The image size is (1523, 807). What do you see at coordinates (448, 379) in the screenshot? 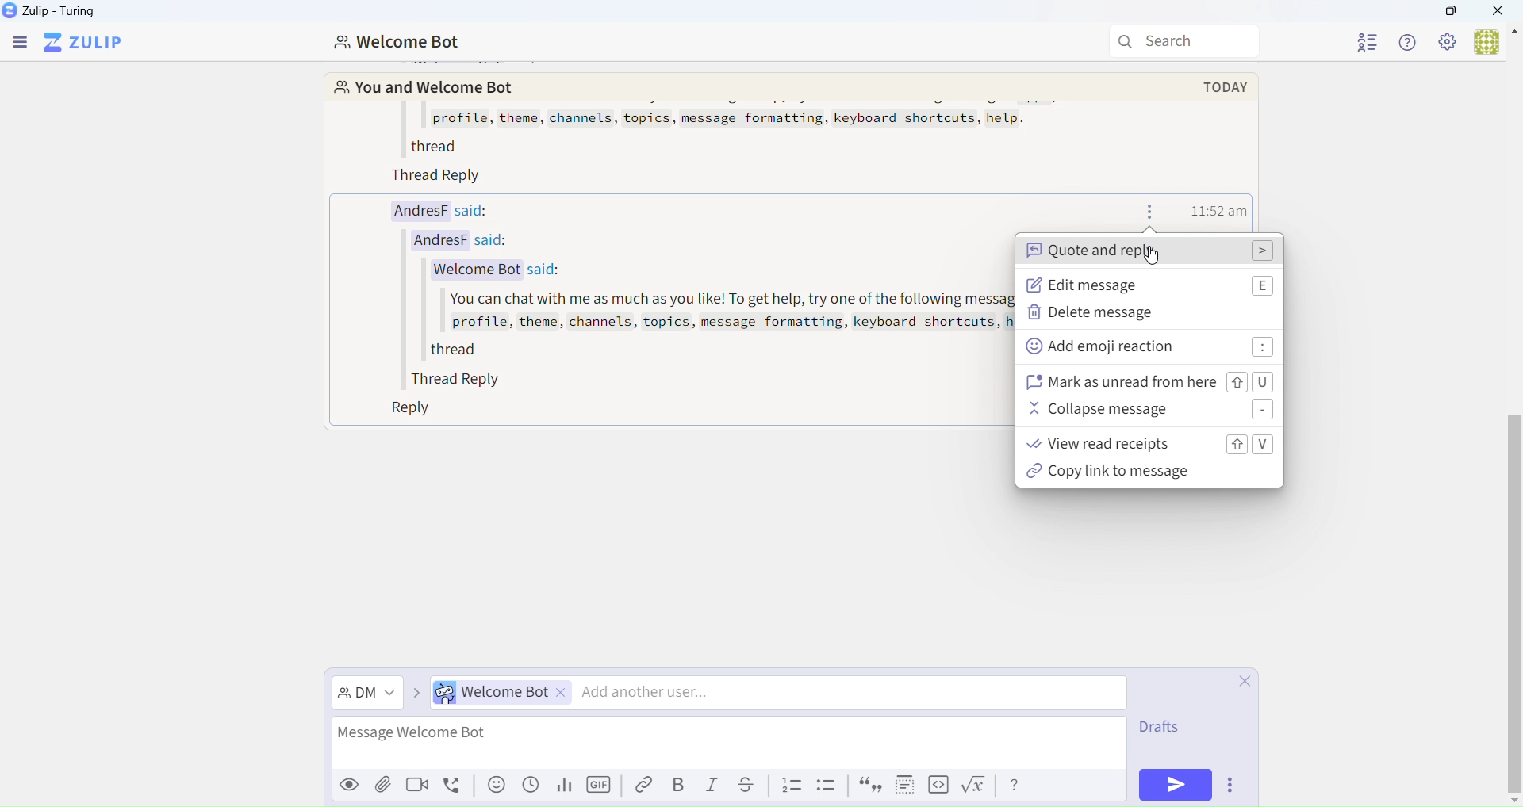
I see `Thread Reply` at bounding box center [448, 379].